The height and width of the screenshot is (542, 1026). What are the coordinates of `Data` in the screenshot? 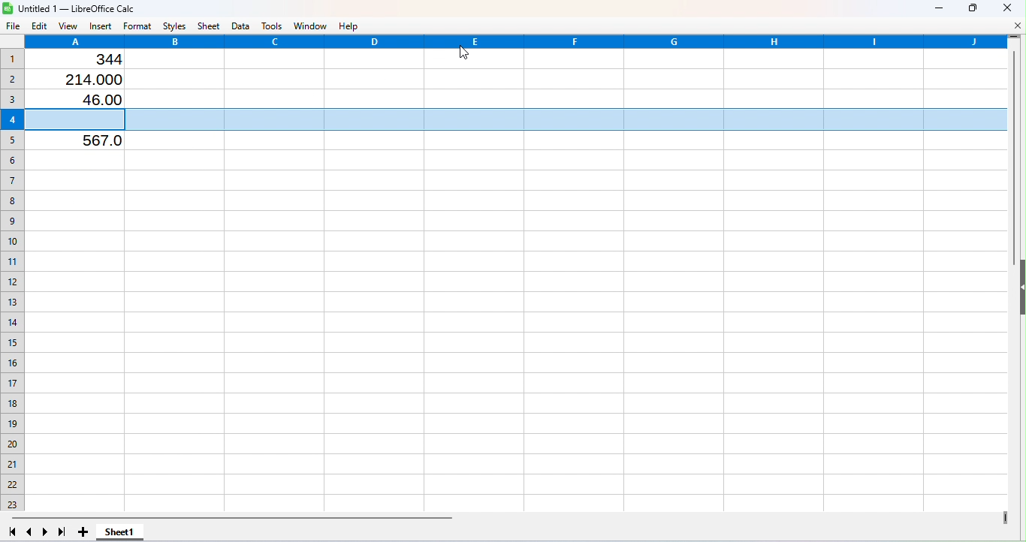 It's located at (242, 26).